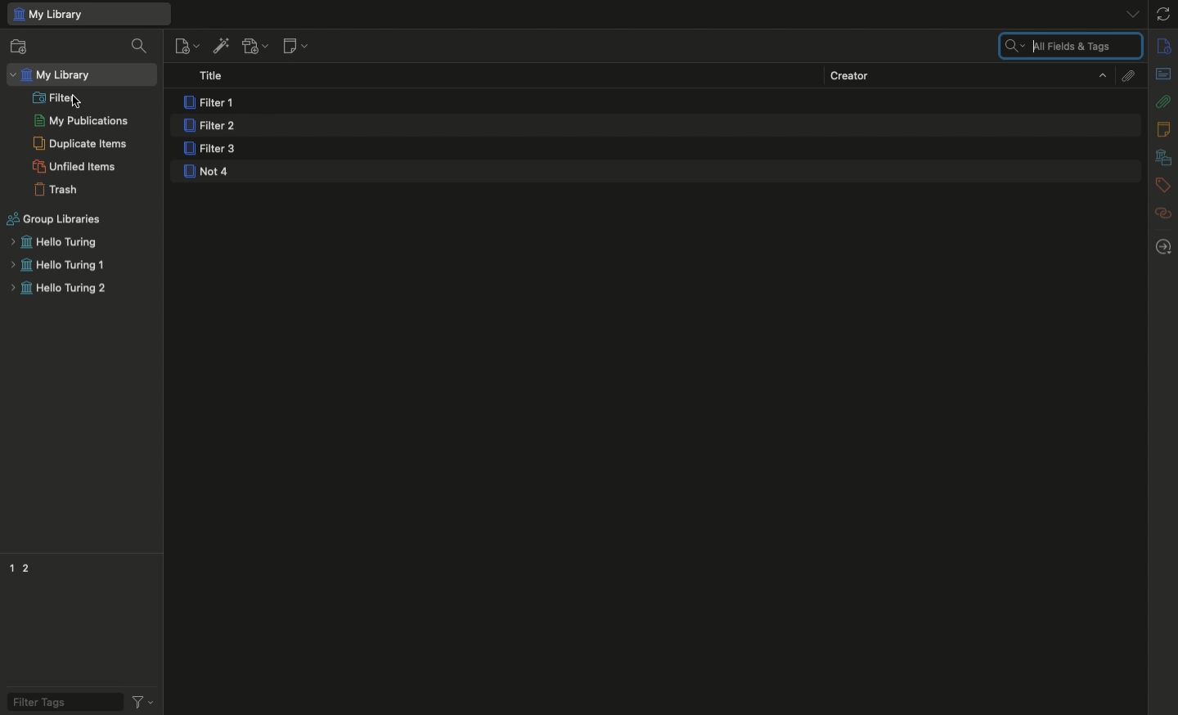 This screenshot has width=1178, height=715. I want to click on Related, so click(1163, 213).